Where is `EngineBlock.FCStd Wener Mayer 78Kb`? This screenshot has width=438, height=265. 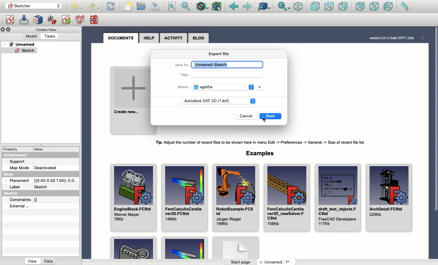
EngineBlock.FCStd Wener Mayer 78Kb is located at coordinates (134, 198).